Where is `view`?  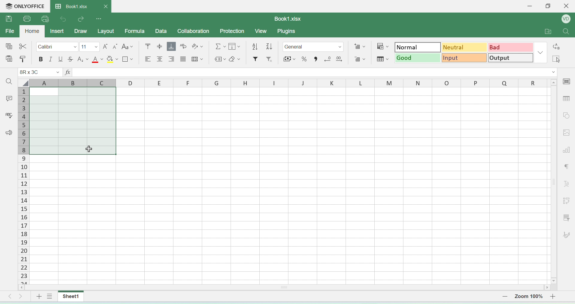
view is located at coordinates (260, 31).